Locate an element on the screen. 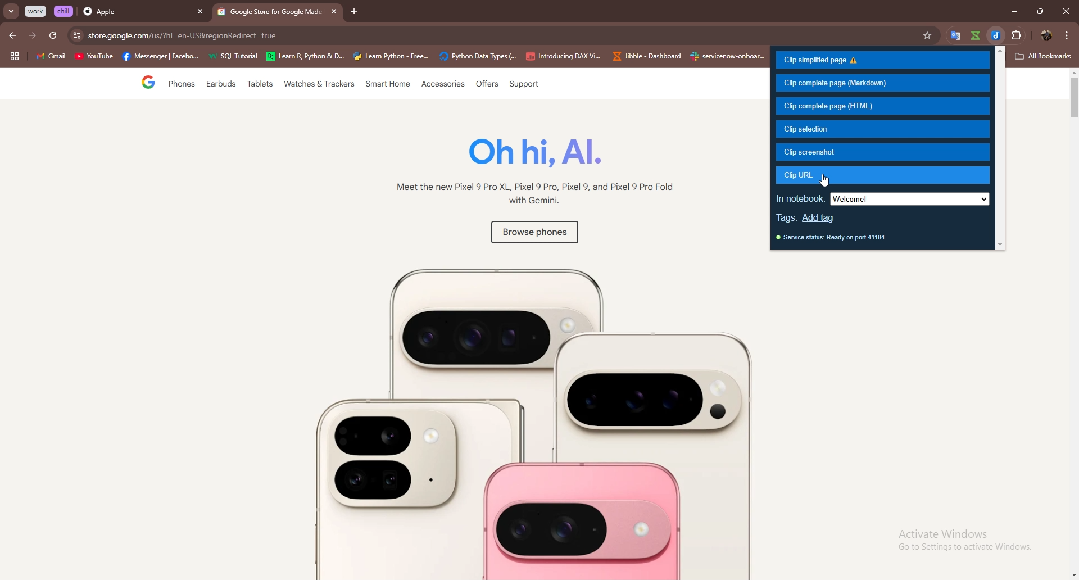 The image size is (1079, 580). All Bookmarks is located at coordinates (1044, 56).